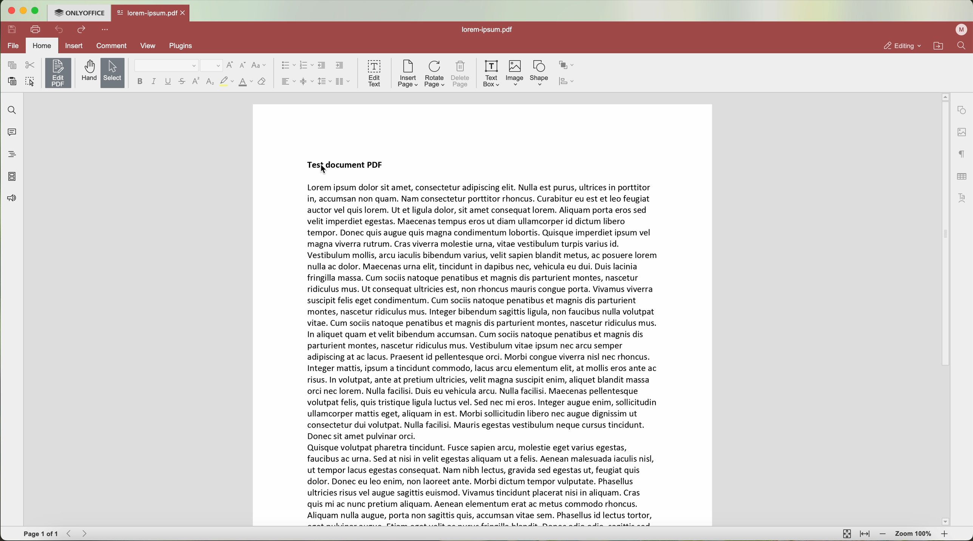  I want to click on maximize program, so click(37, 11).